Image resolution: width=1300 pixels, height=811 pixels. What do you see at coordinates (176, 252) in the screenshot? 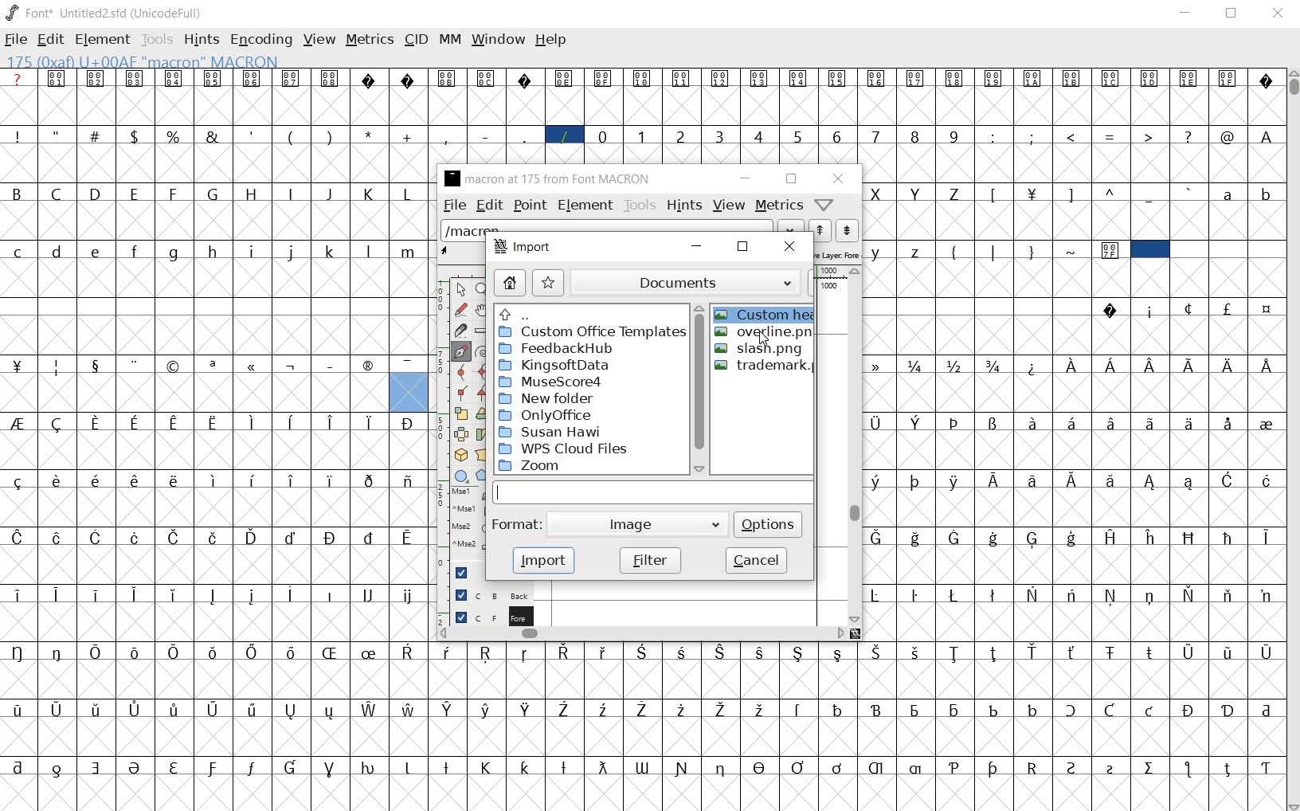
I see `g` at bounding box center [176, 252].